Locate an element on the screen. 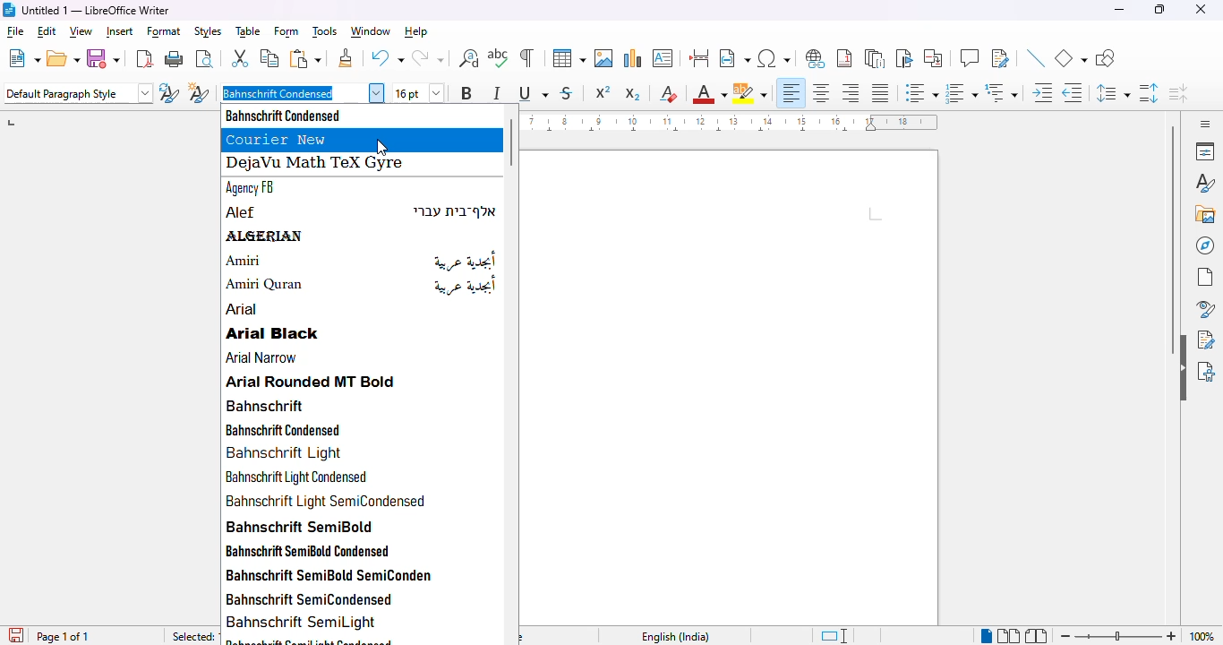  insert text box is located at coordinates (663, 58).